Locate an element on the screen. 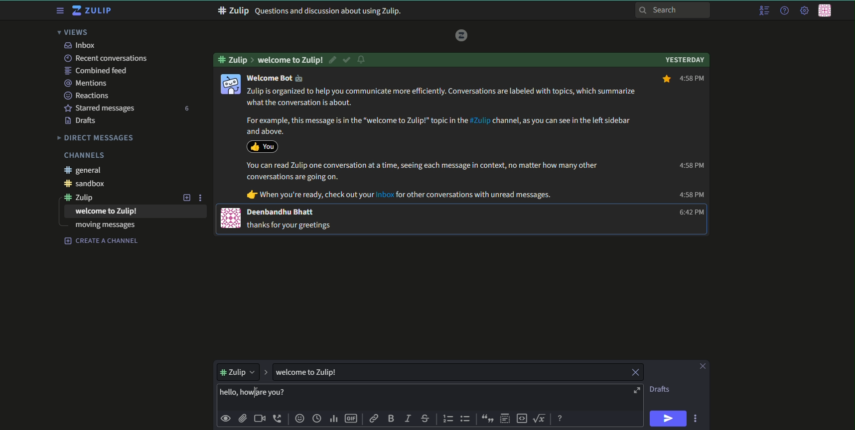 This screenshot has width=855, height=430. icon is located at coordinates (262, 146).